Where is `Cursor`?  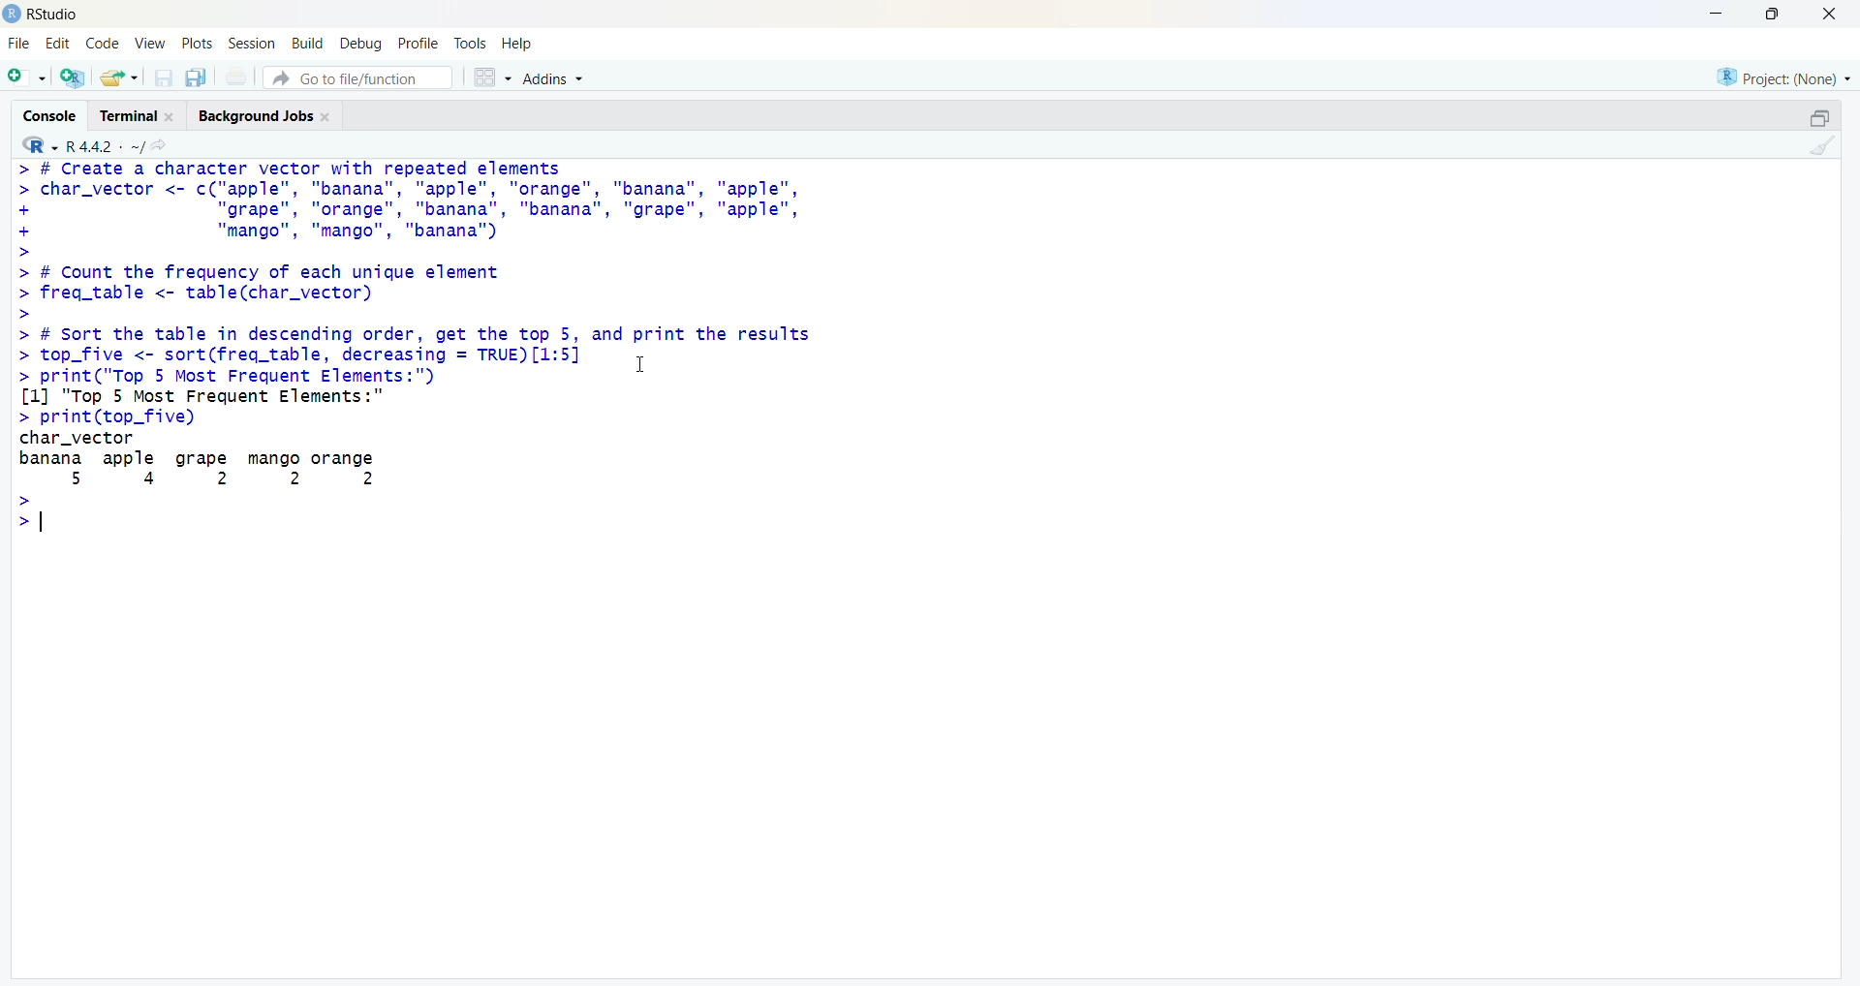
Cursor is located at coordinates (648, 362).